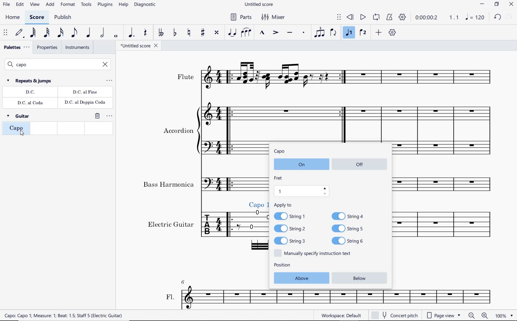  I want to click on String 1 toggle, so click(293, 216).